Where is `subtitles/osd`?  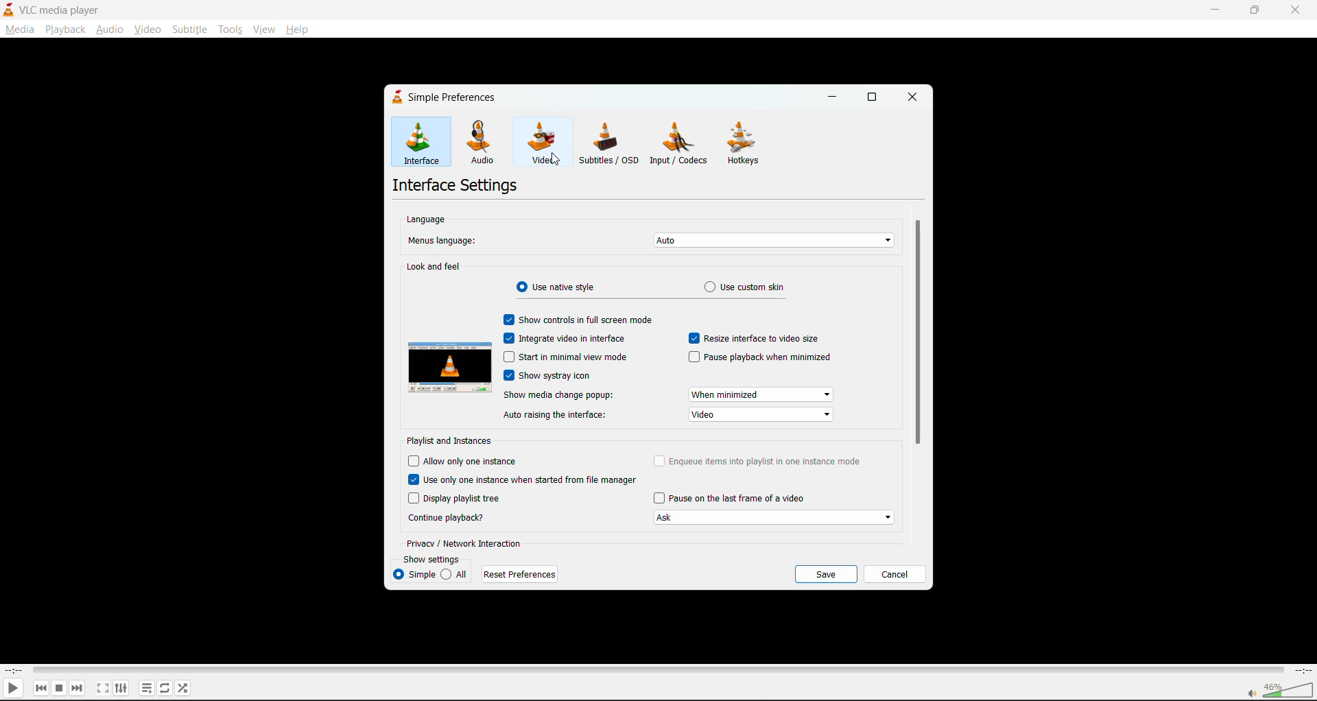
subtitles/osd is located at coordinates (608, 143).